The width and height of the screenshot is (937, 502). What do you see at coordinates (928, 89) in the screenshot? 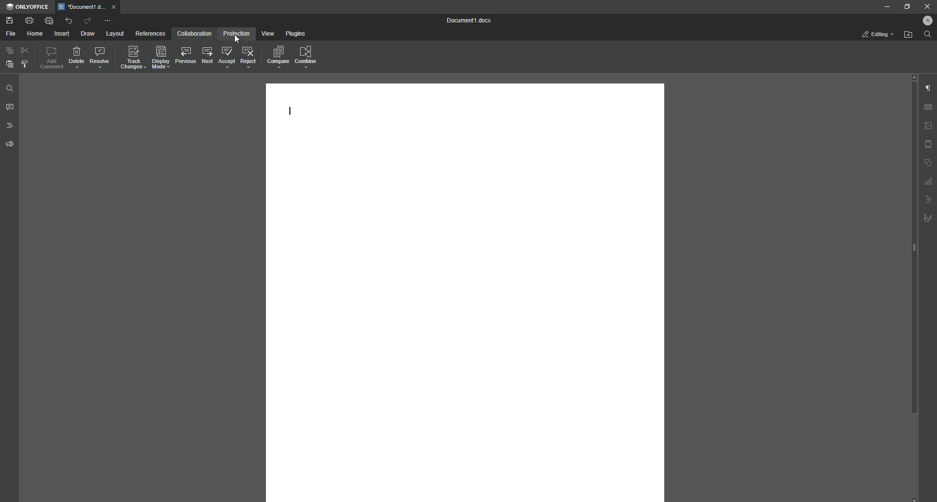
I see `Paragraph Settings` at bounding box center [928, 89].